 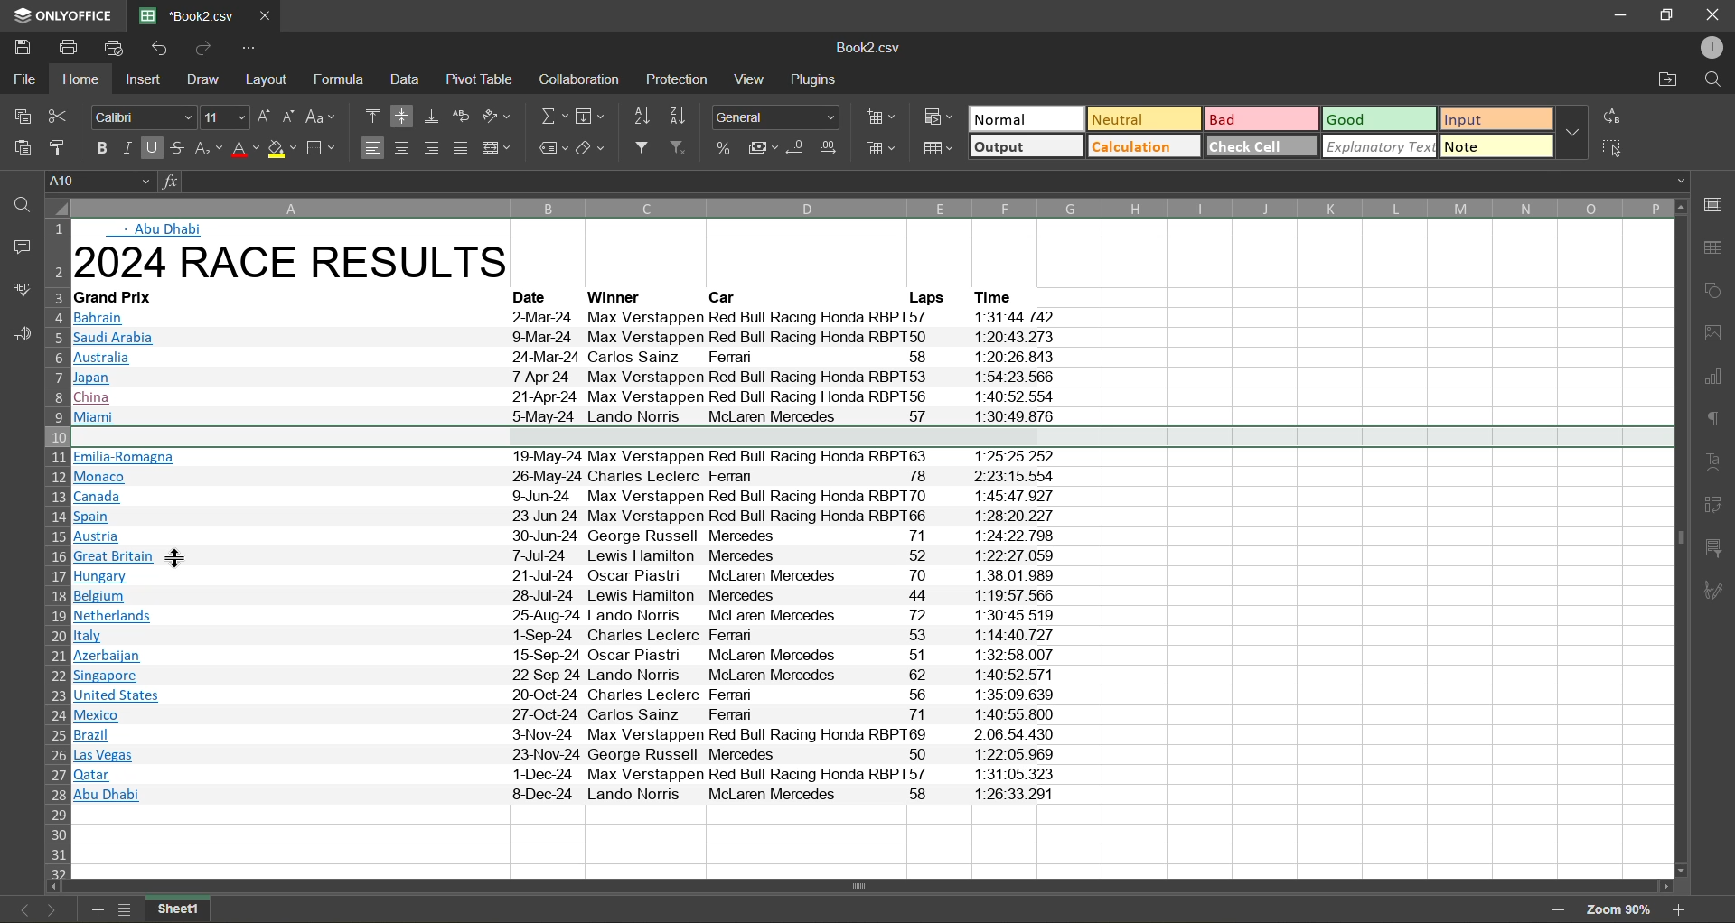 I want to click on increment size, so click(x=264, y=117).